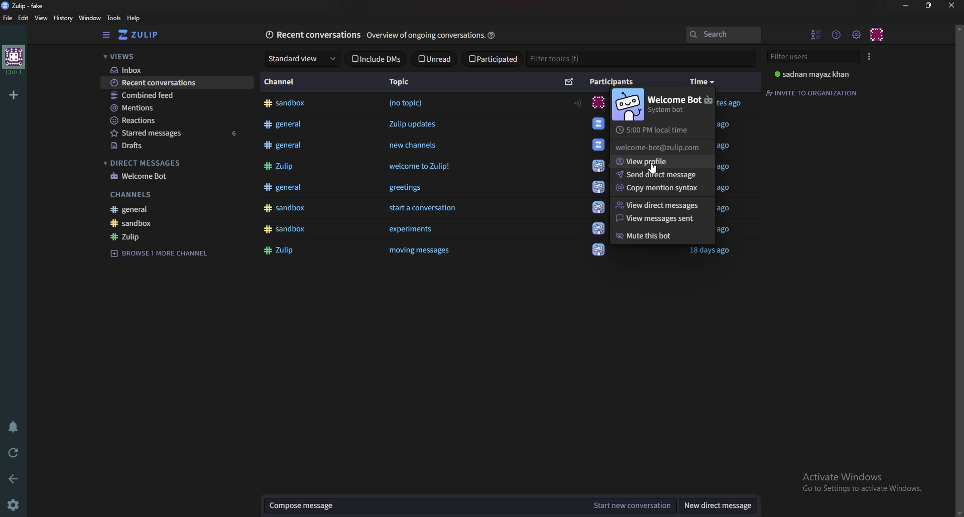 The height and width of the screenshot is (517, 964). Describe the element at coordinates (284, 125) in the screenshot. I see `#general` at that location.